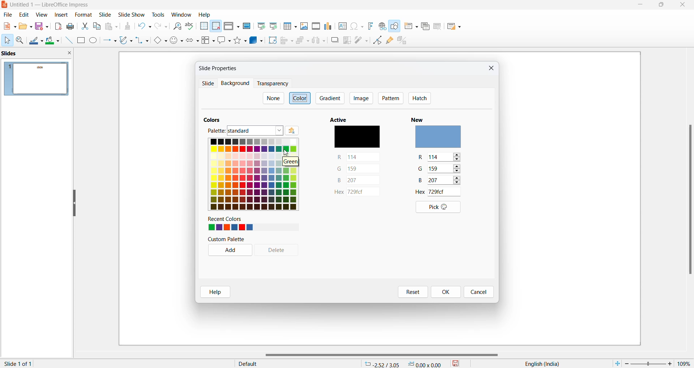 This screenshot has height=368, width=694. I want to click on green, so click(358, 168).